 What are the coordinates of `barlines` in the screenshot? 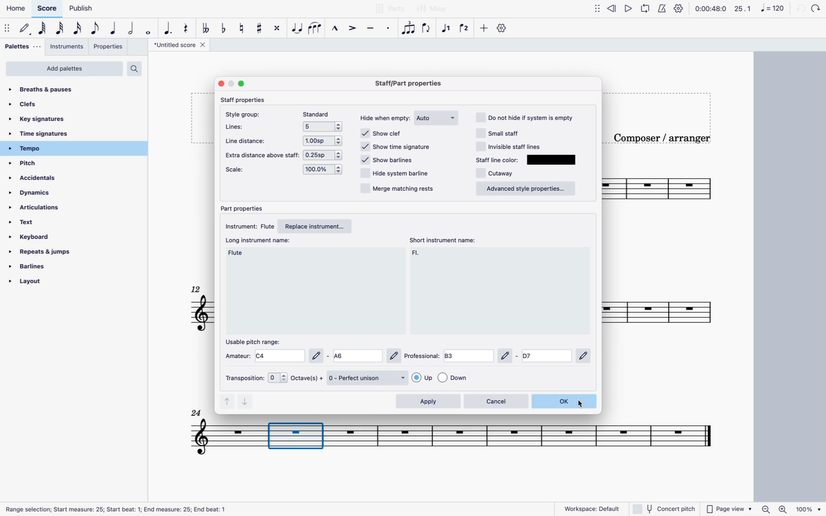 It's located at (45, 267).